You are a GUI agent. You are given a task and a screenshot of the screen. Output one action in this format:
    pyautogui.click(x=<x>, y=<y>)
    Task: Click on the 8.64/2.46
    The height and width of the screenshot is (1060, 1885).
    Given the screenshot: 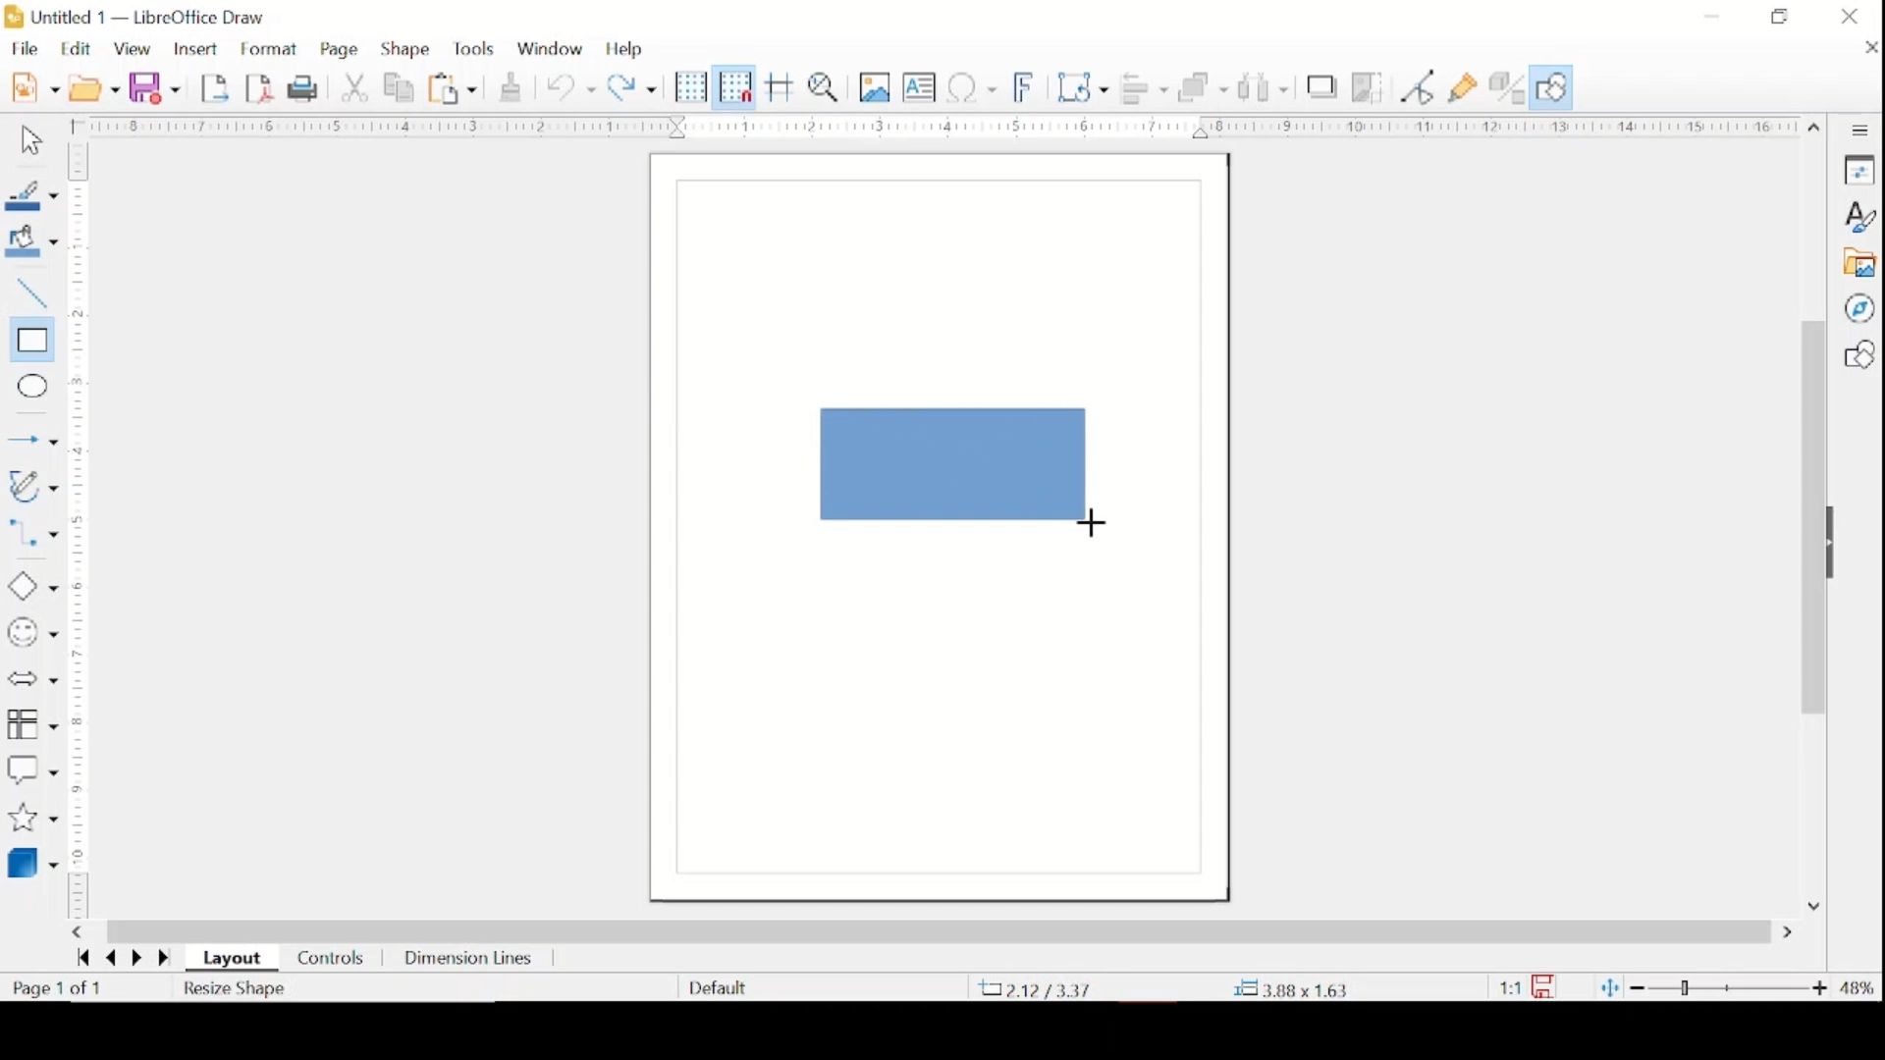 What is the action you would take?
    pyautogui.click(x=1040, y=988)
    